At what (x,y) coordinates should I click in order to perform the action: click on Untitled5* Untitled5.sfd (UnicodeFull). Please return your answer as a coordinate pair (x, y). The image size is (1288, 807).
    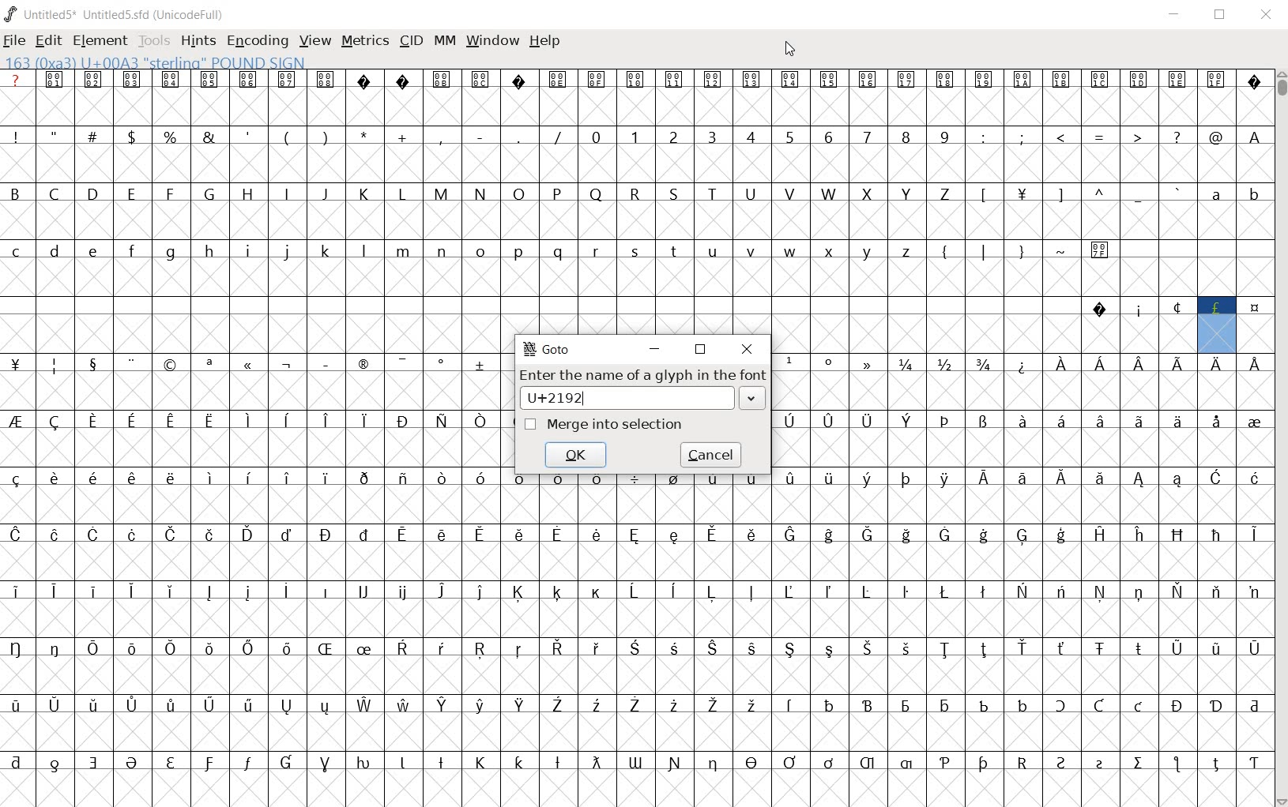
    Looking at the image, I should click on (117, 14).